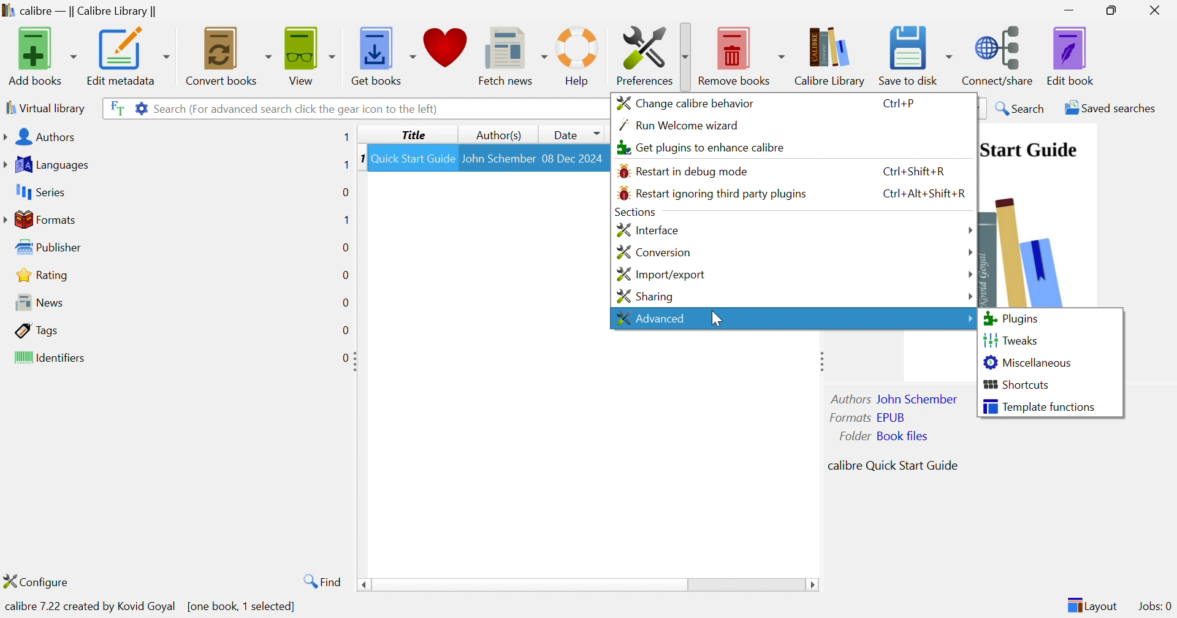 This screenshot has height=618, width=1177. What do you see at coordinates (115, 107) in the screenshot?
I see `Search the full text of all books in the library, not just their metadata` at bounding box center [115, 107].